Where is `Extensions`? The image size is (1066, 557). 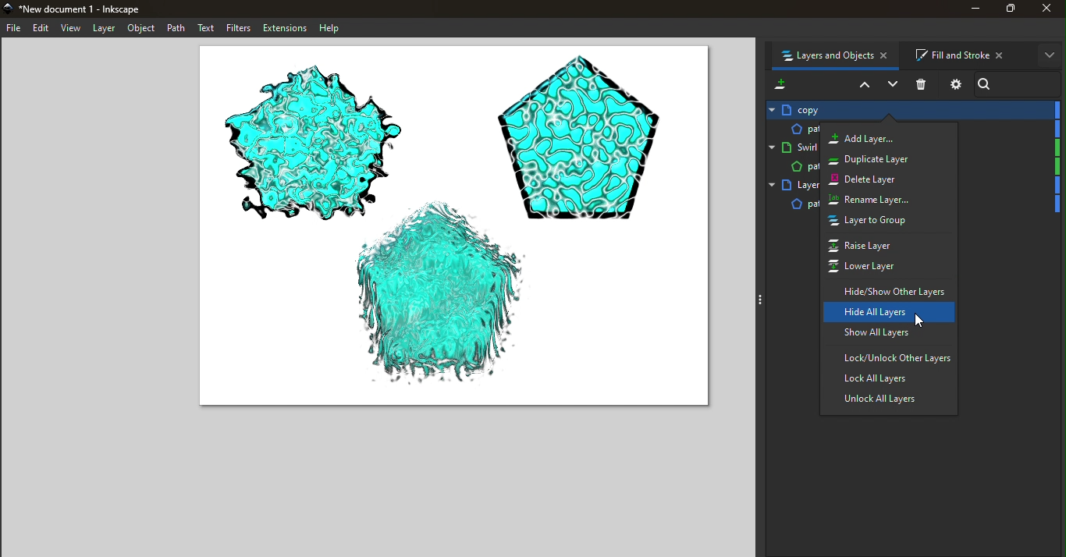 Extensions is located at coordinates (283, 27).